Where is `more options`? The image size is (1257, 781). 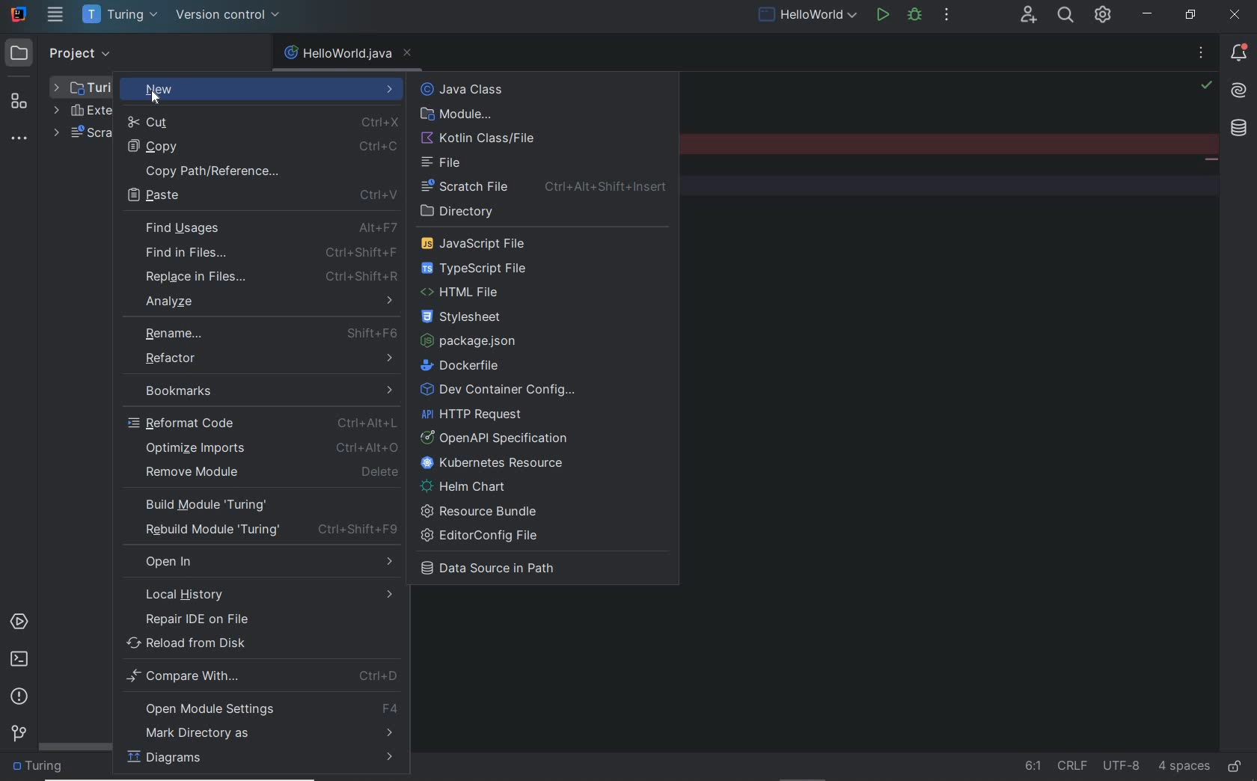
more options is located at coordinates (1201, 55).